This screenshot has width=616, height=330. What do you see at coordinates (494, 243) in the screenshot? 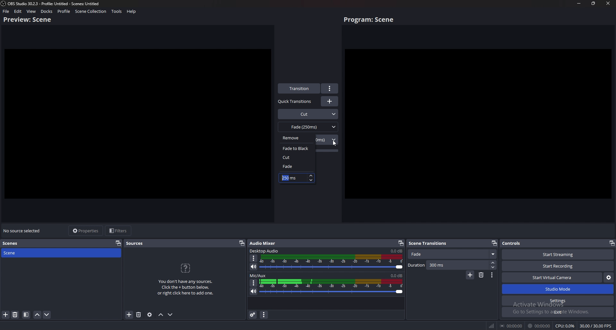
I see `Pop out` at bounding box center [494, 243].